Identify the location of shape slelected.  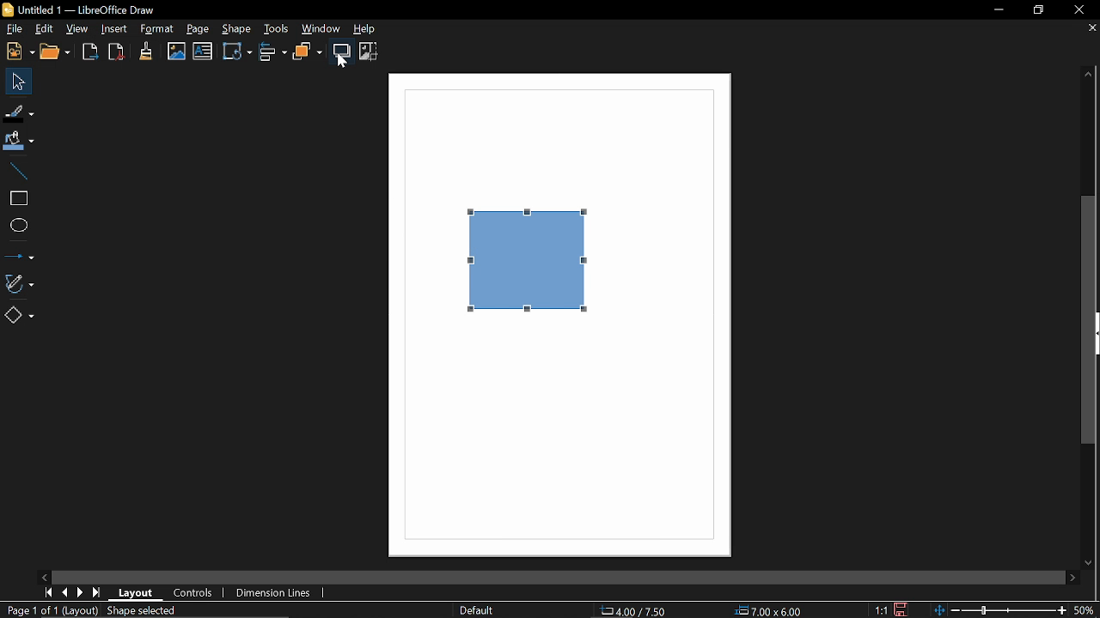
(144, 612).